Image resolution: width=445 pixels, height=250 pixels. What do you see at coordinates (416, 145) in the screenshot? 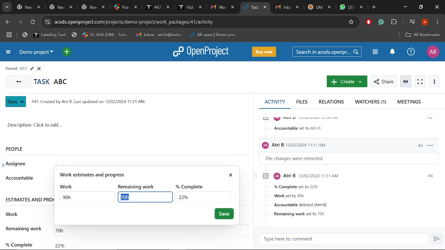
I see `#3` at bounding box center [416, 145].